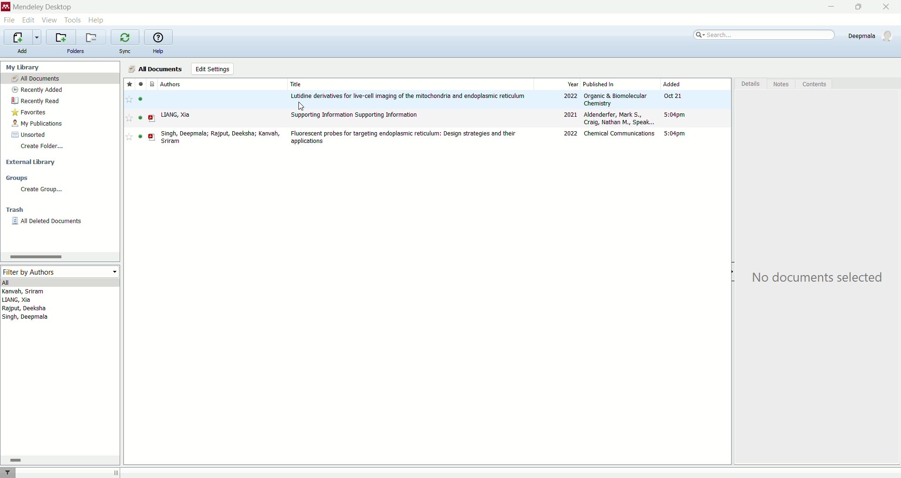 The width and height of the screenshot is (901, 478). I want to click on LIANG, Xia, so click(176, 115).